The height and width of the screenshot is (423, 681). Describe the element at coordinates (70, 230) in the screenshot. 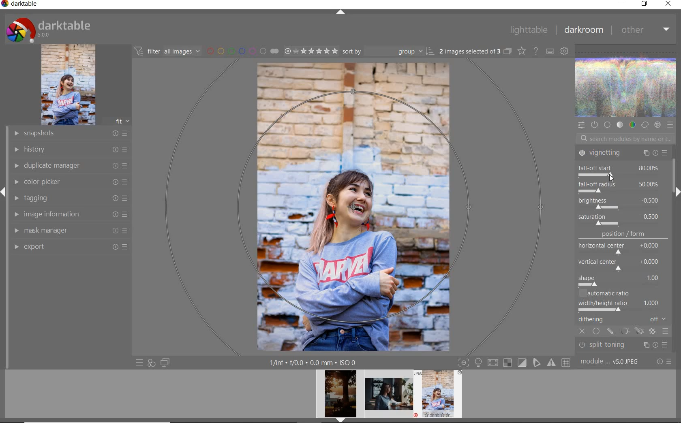

I see `mask manager` at that location.